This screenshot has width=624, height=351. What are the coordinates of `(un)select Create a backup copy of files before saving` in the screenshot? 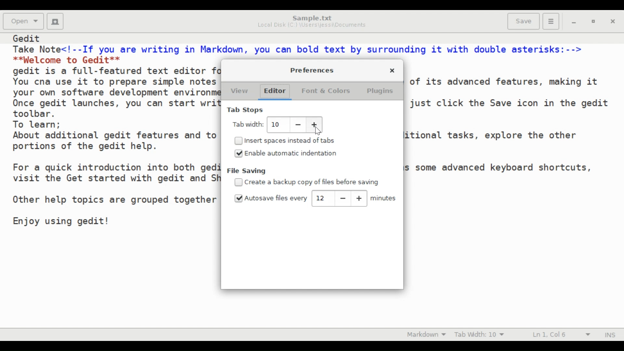 It's located at (308, 182).